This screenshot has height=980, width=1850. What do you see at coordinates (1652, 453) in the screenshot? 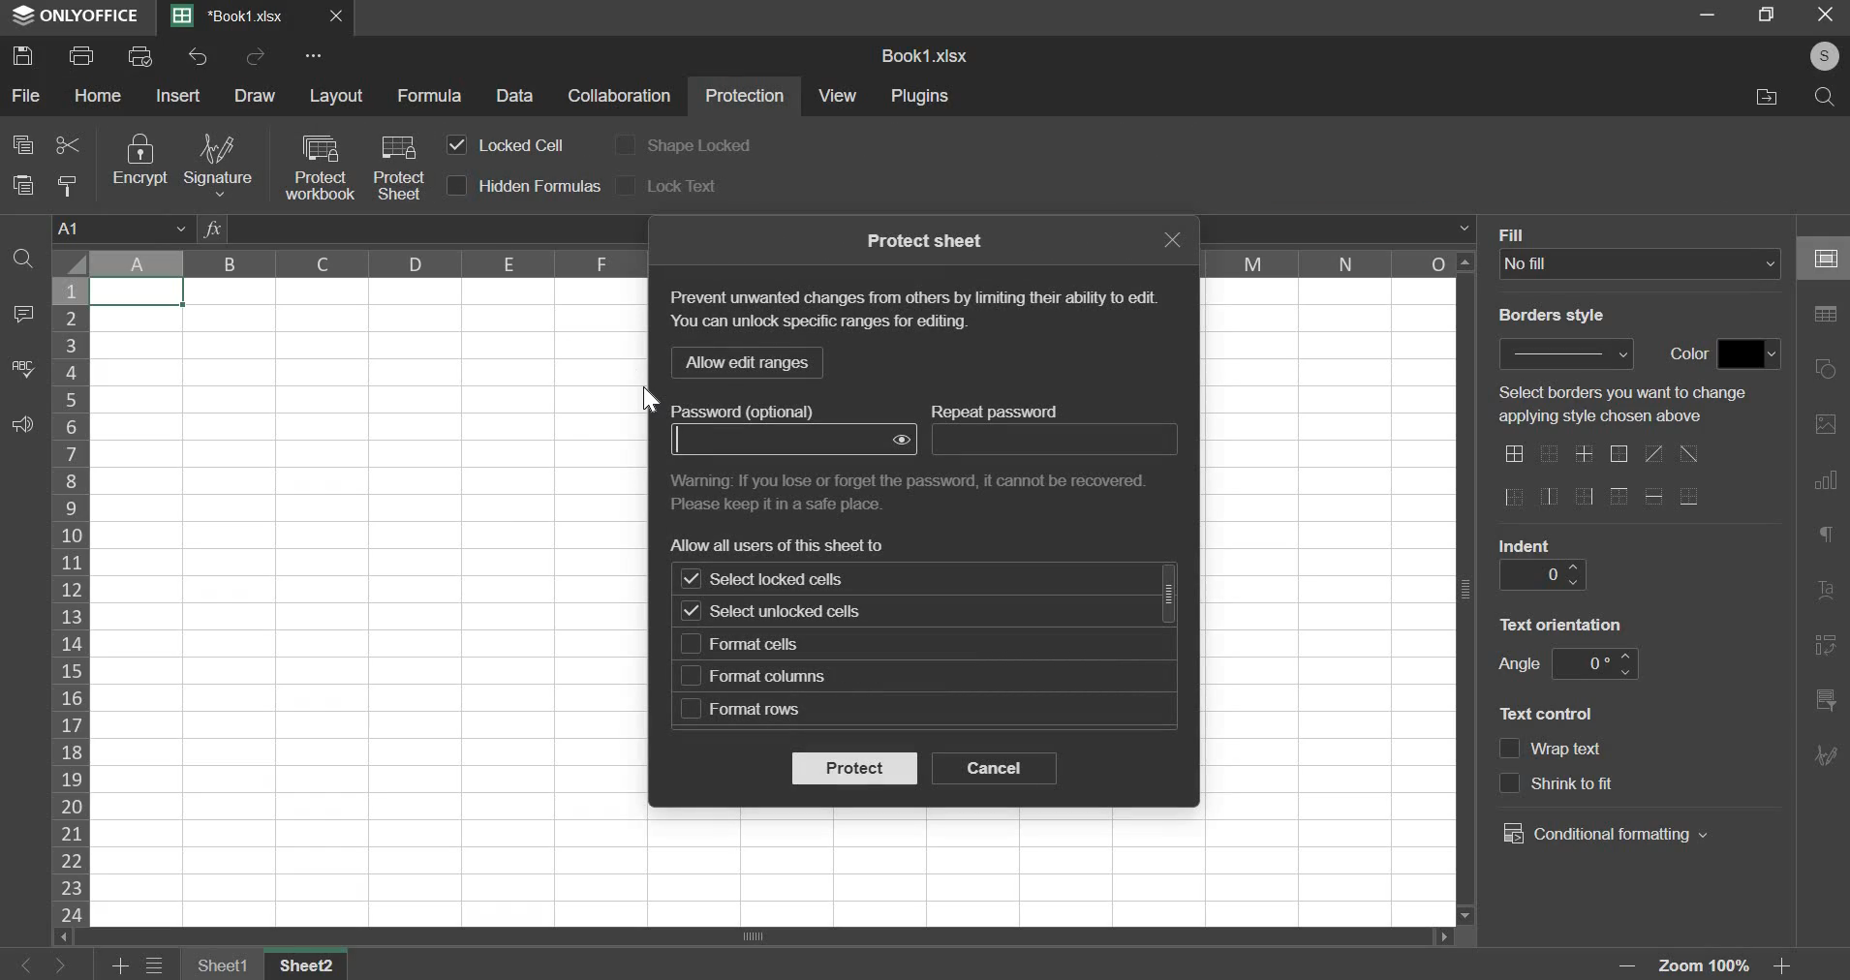
I see `border options` at bounding box center [1652, 453].